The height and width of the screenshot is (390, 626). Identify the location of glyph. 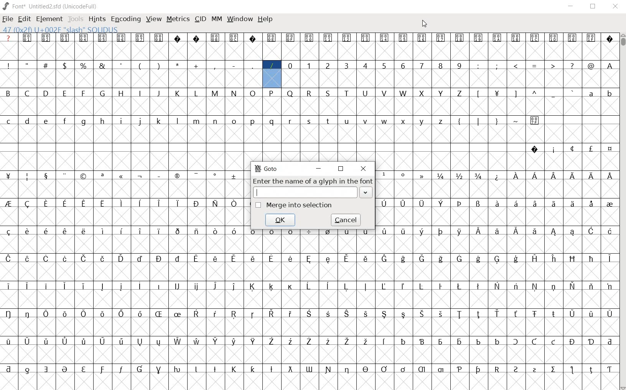
(478, 286).